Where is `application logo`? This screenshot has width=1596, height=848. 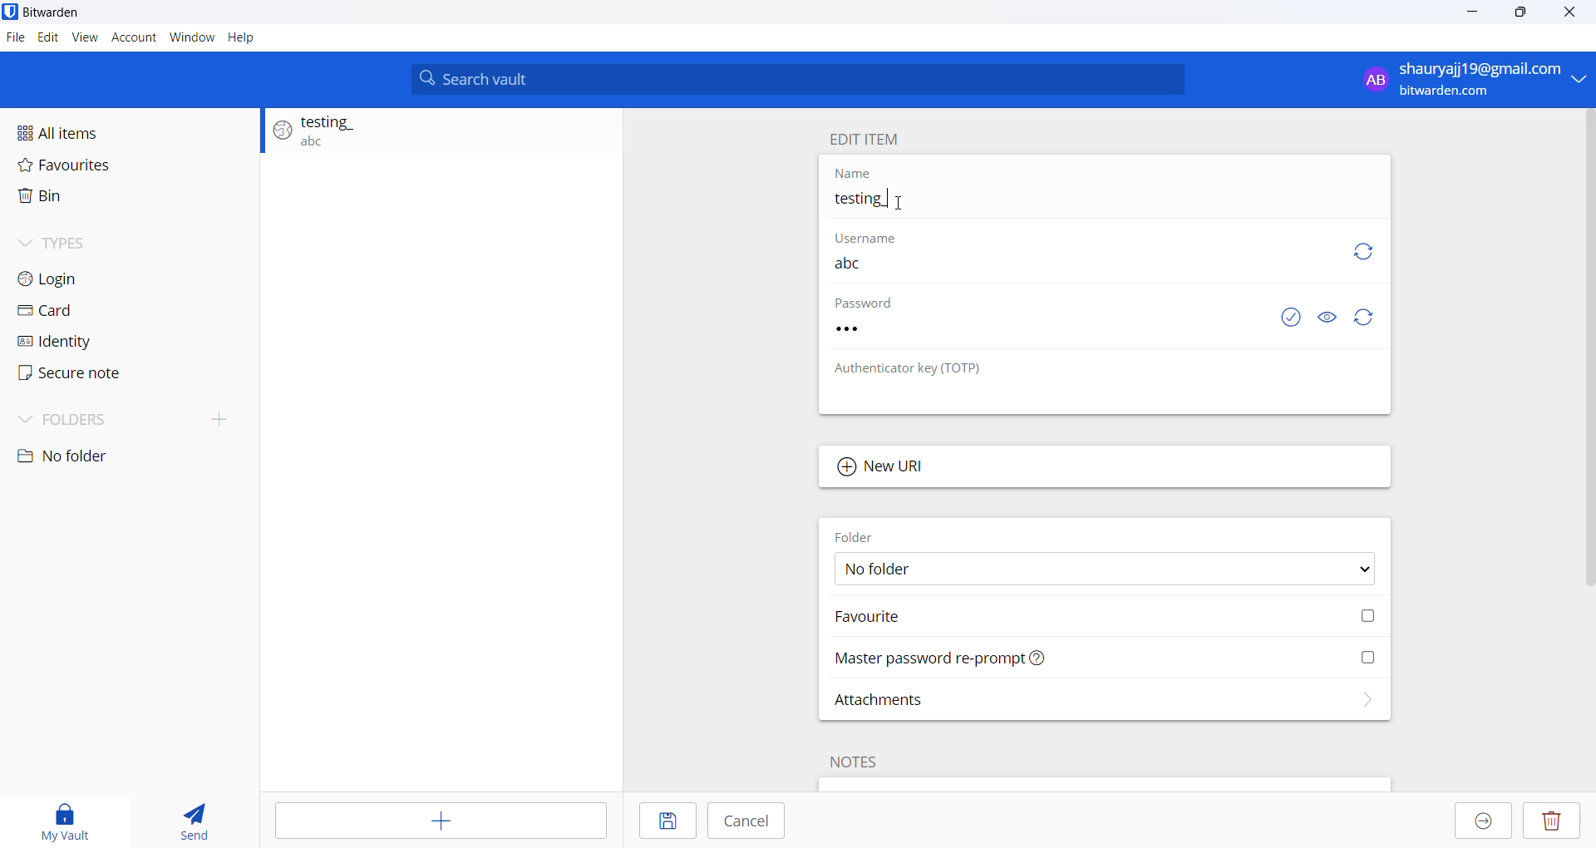 application logo is located at coordinates (10, 12).